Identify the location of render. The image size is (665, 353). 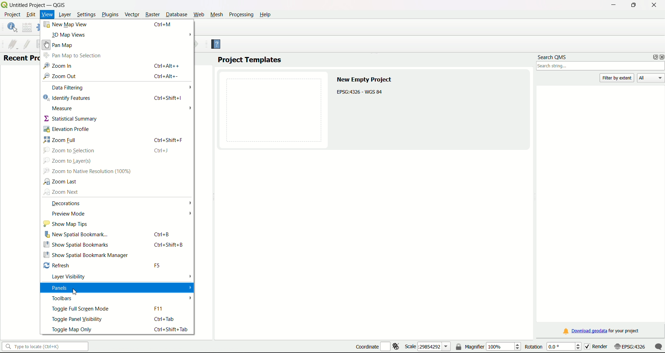
(602, 347).